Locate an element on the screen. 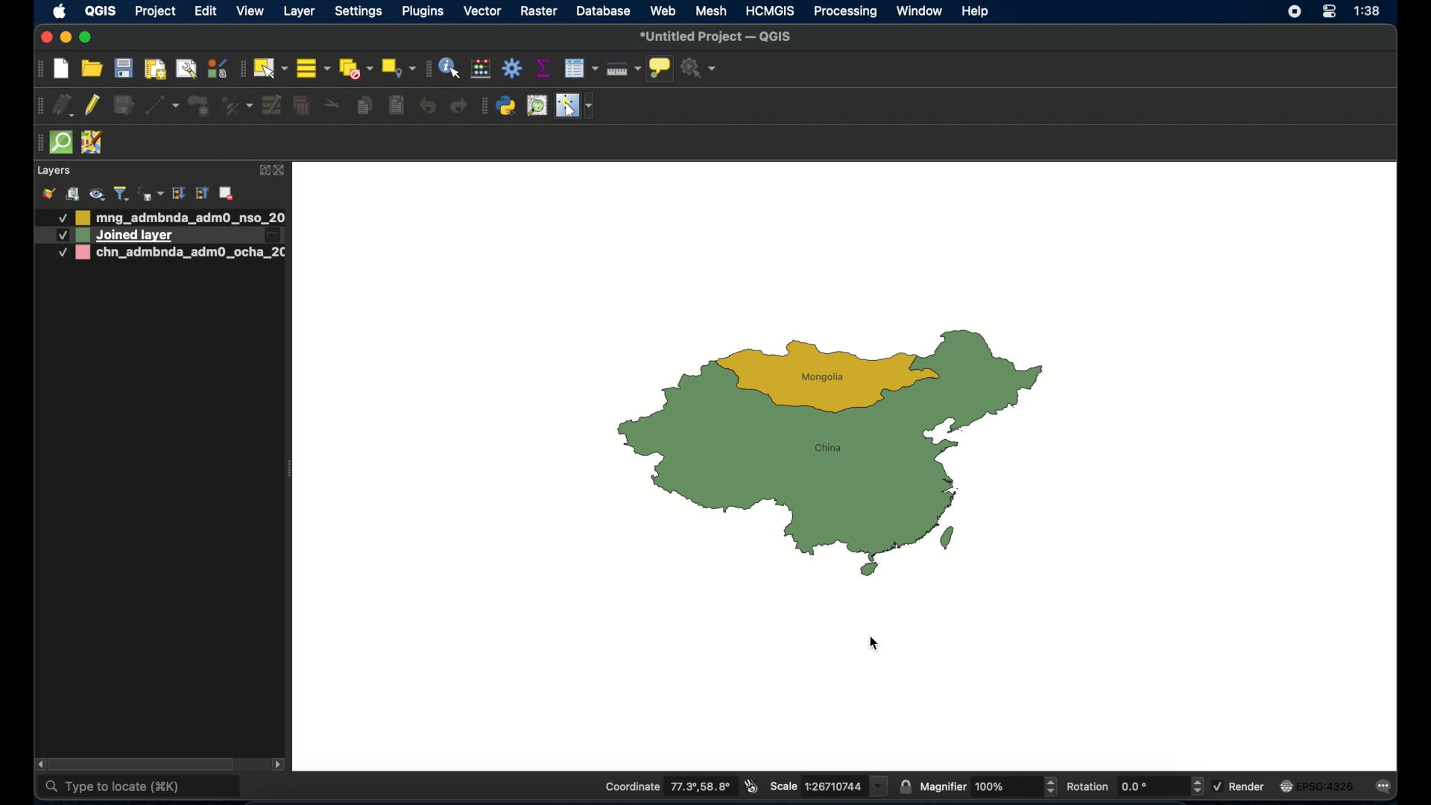 This screenshot has width=1431, height=805. project is located at coordinates (154, 13).